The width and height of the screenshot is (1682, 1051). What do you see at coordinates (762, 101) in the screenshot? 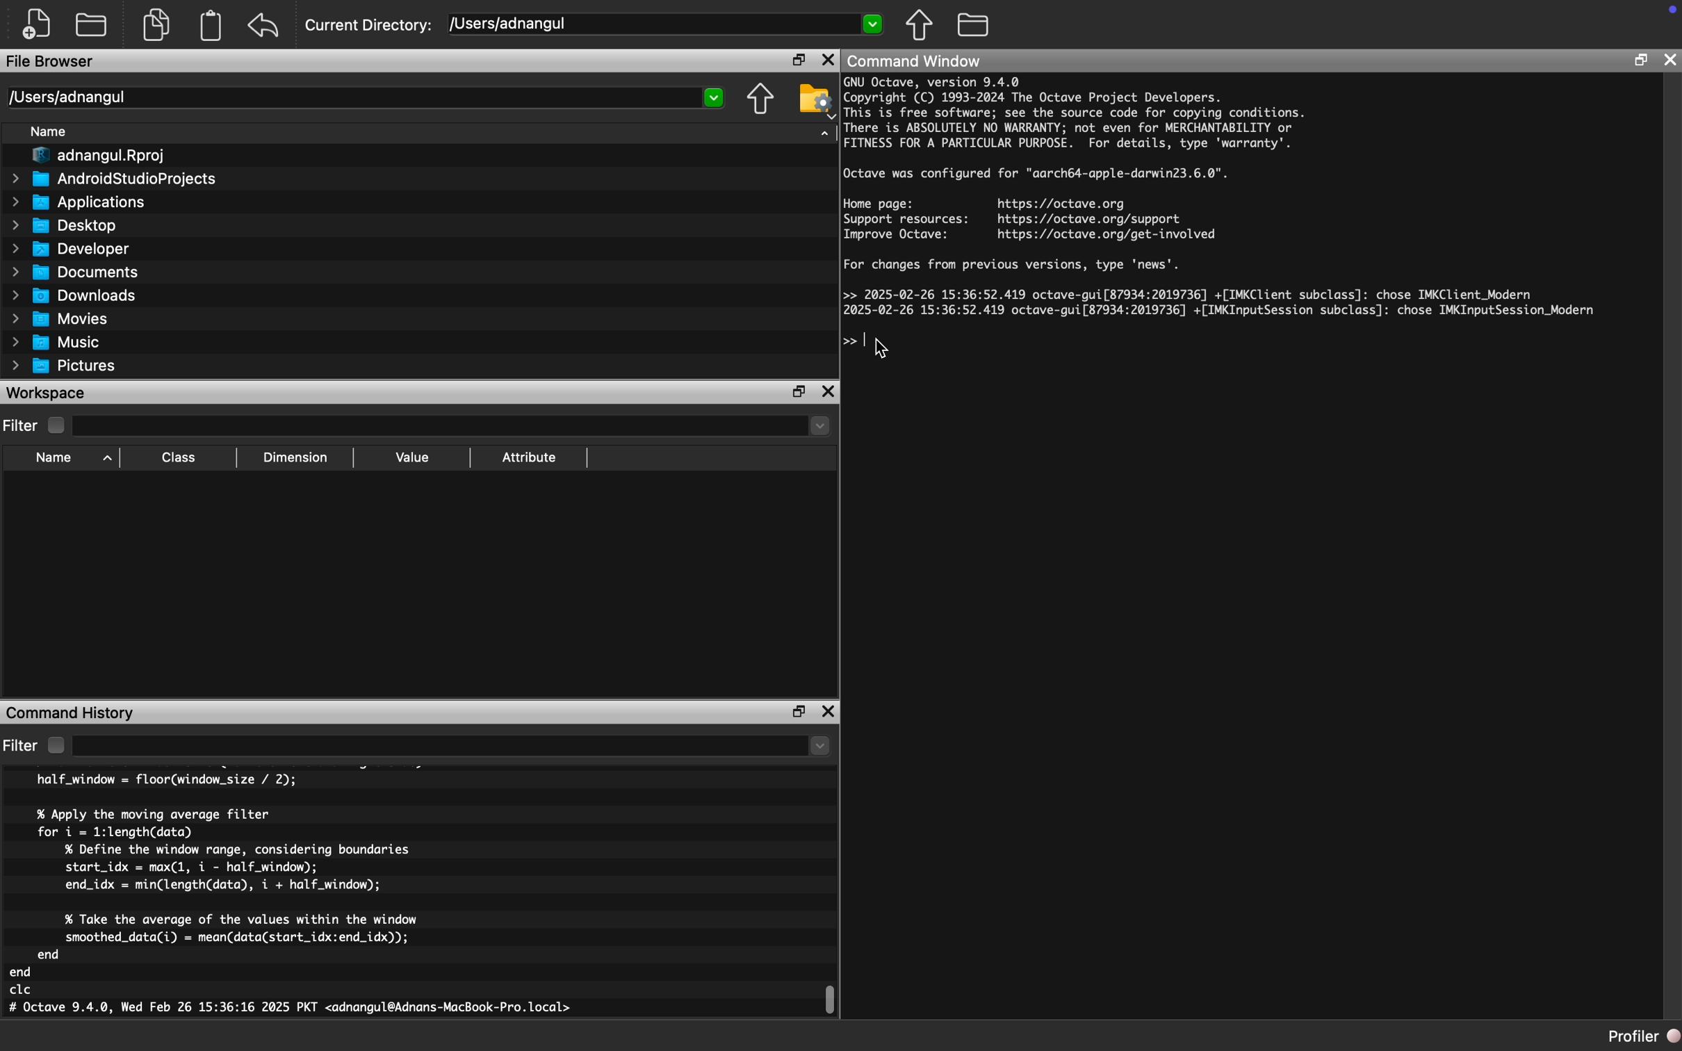
I see `Parent Directory` at bounding box center [762, 101].